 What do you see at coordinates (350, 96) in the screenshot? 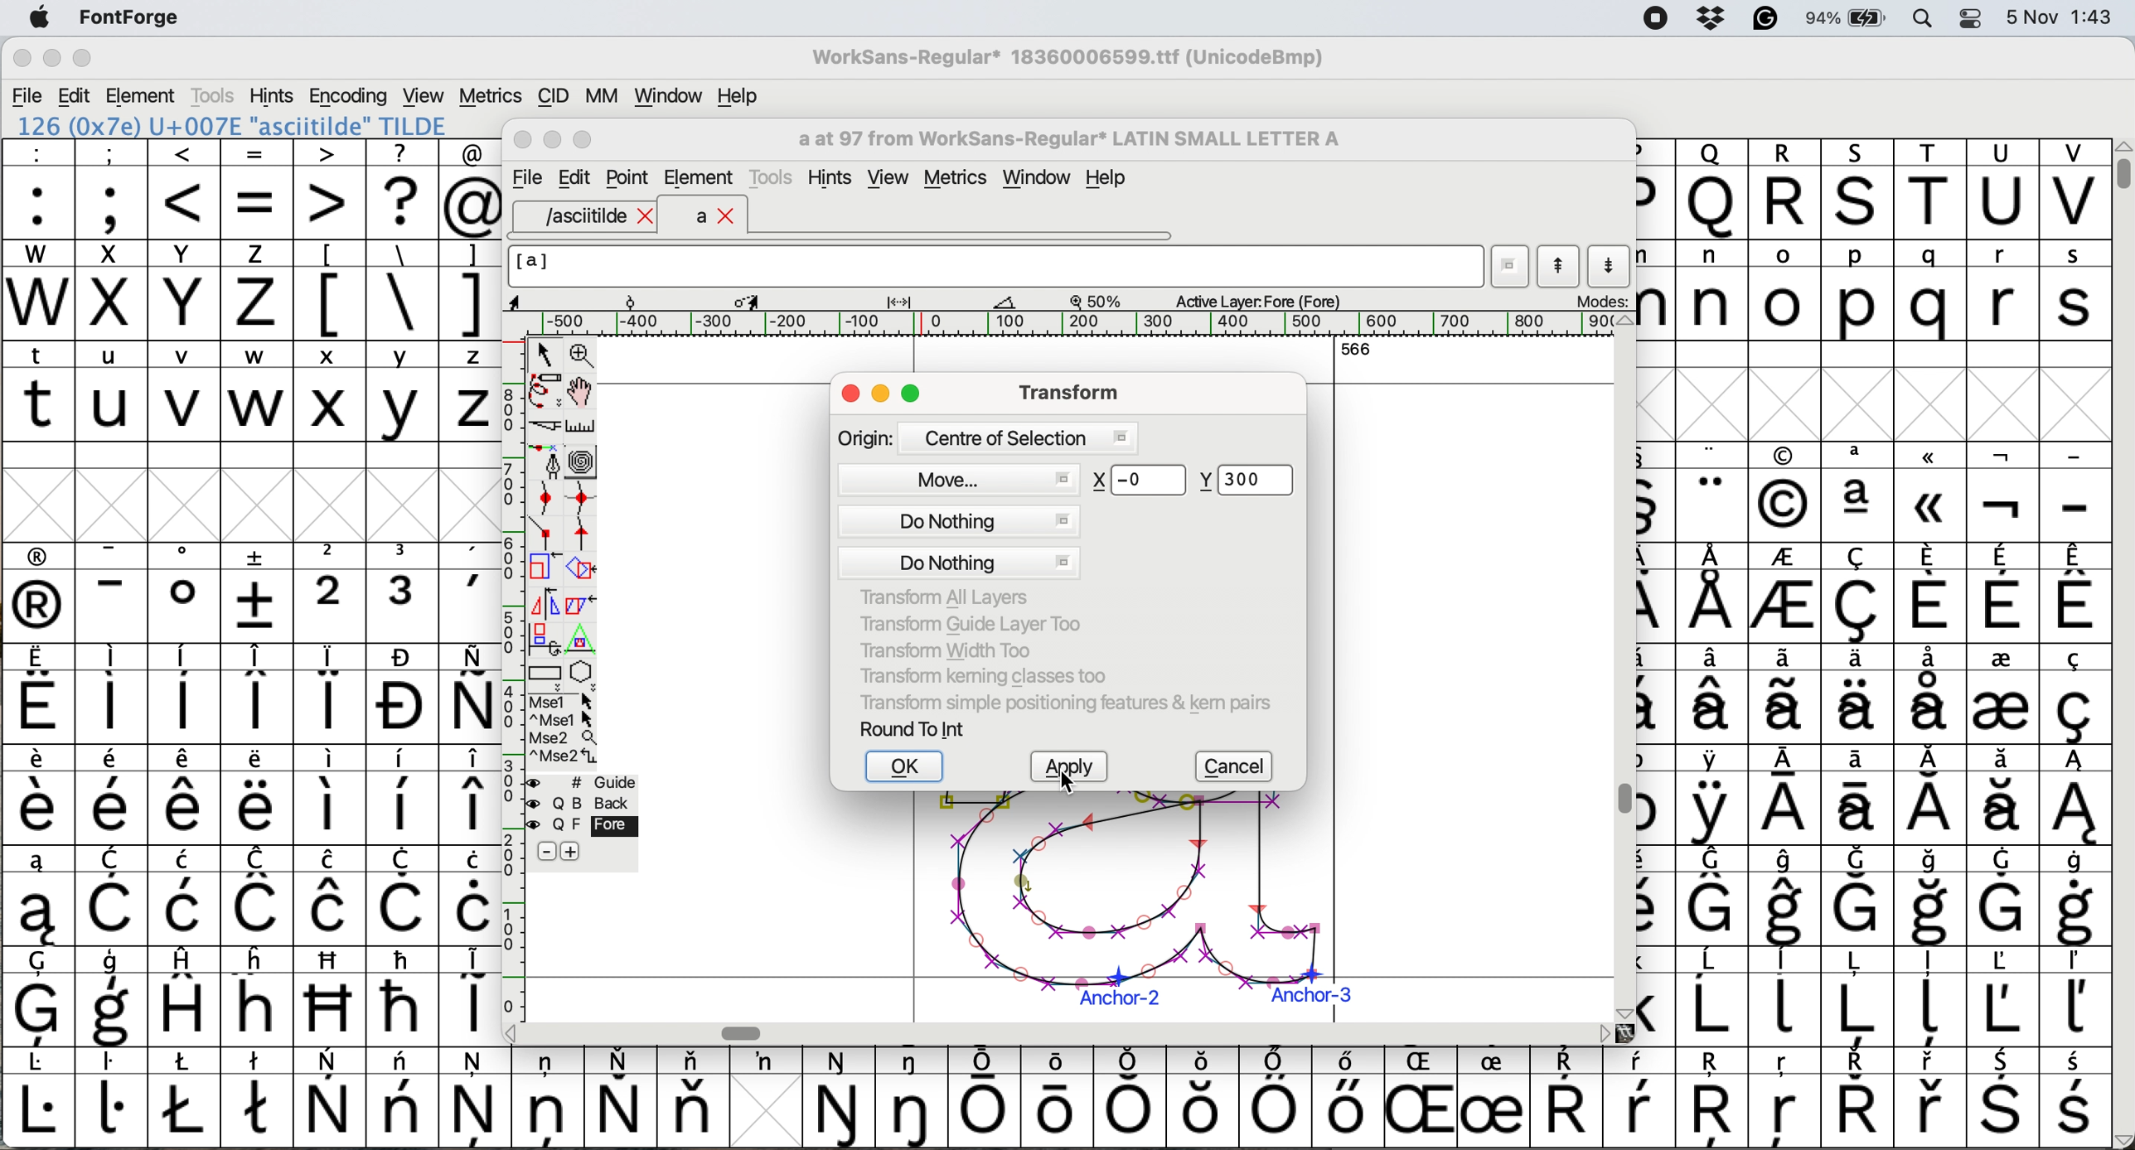
I see `encoding` at bounding box center [350, 96].